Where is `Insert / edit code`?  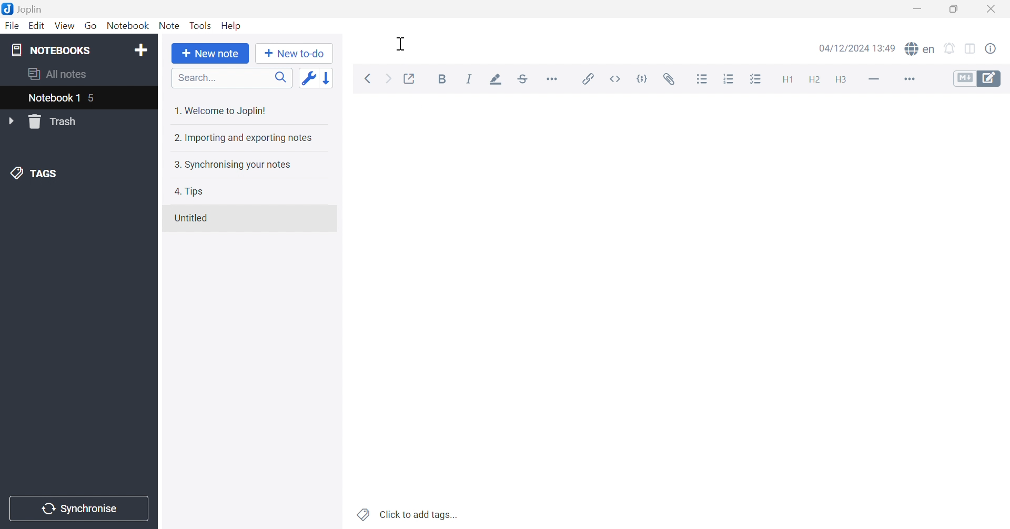 Insert / edit code is located at coordinates (589, 76).